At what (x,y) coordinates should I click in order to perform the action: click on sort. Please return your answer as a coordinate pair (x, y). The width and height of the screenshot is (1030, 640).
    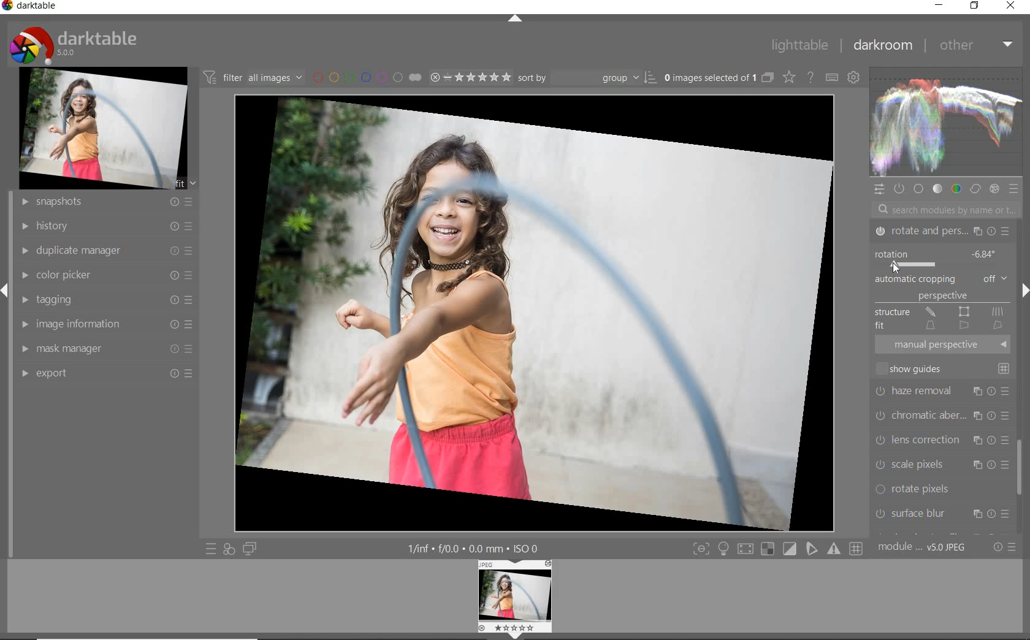
    Looking at the image, I should click on (587, 77).